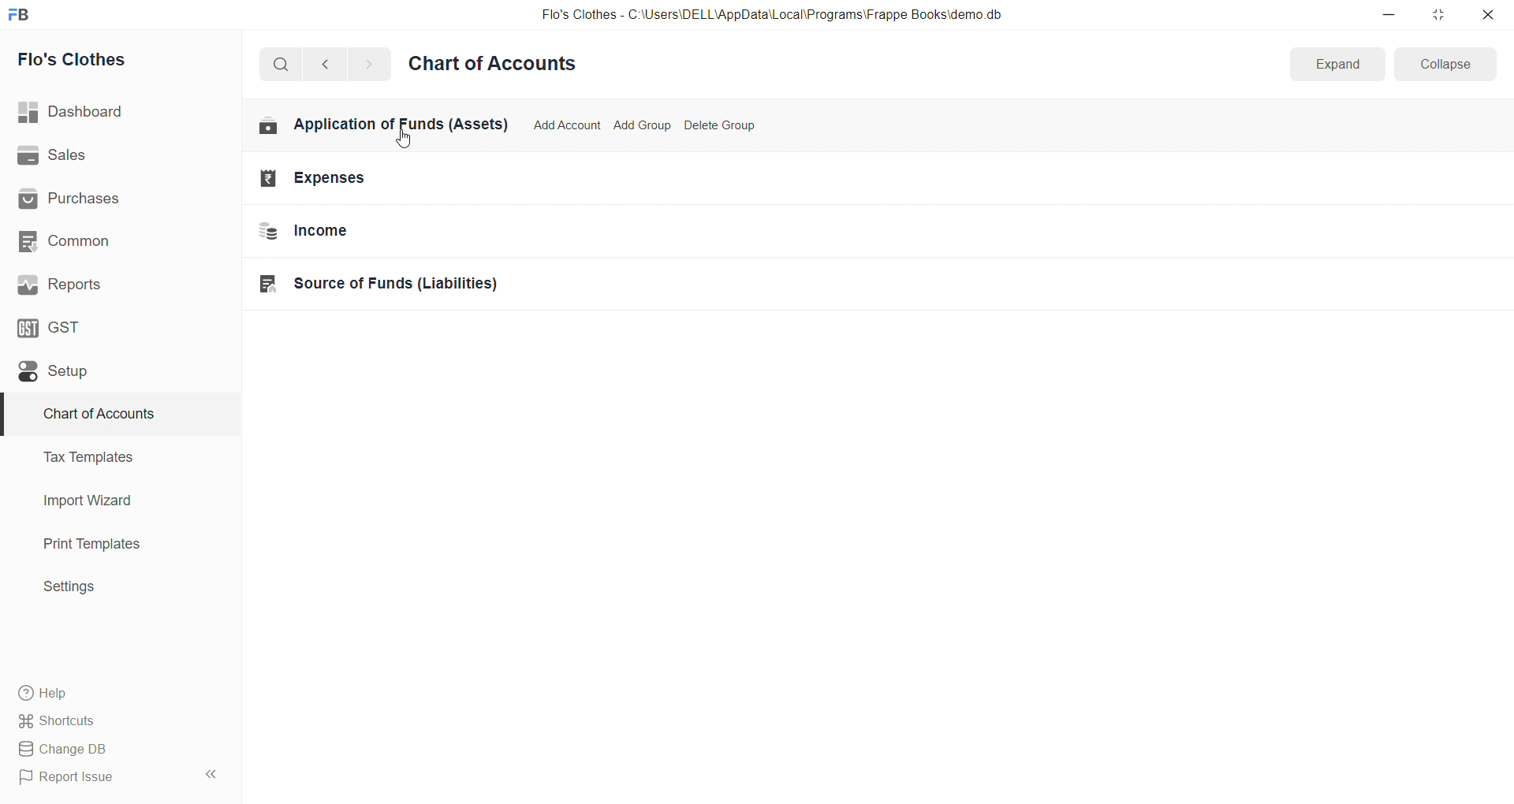  Describe the element at coordinates (284, 63) in the screenshot. I see `search` at that location.